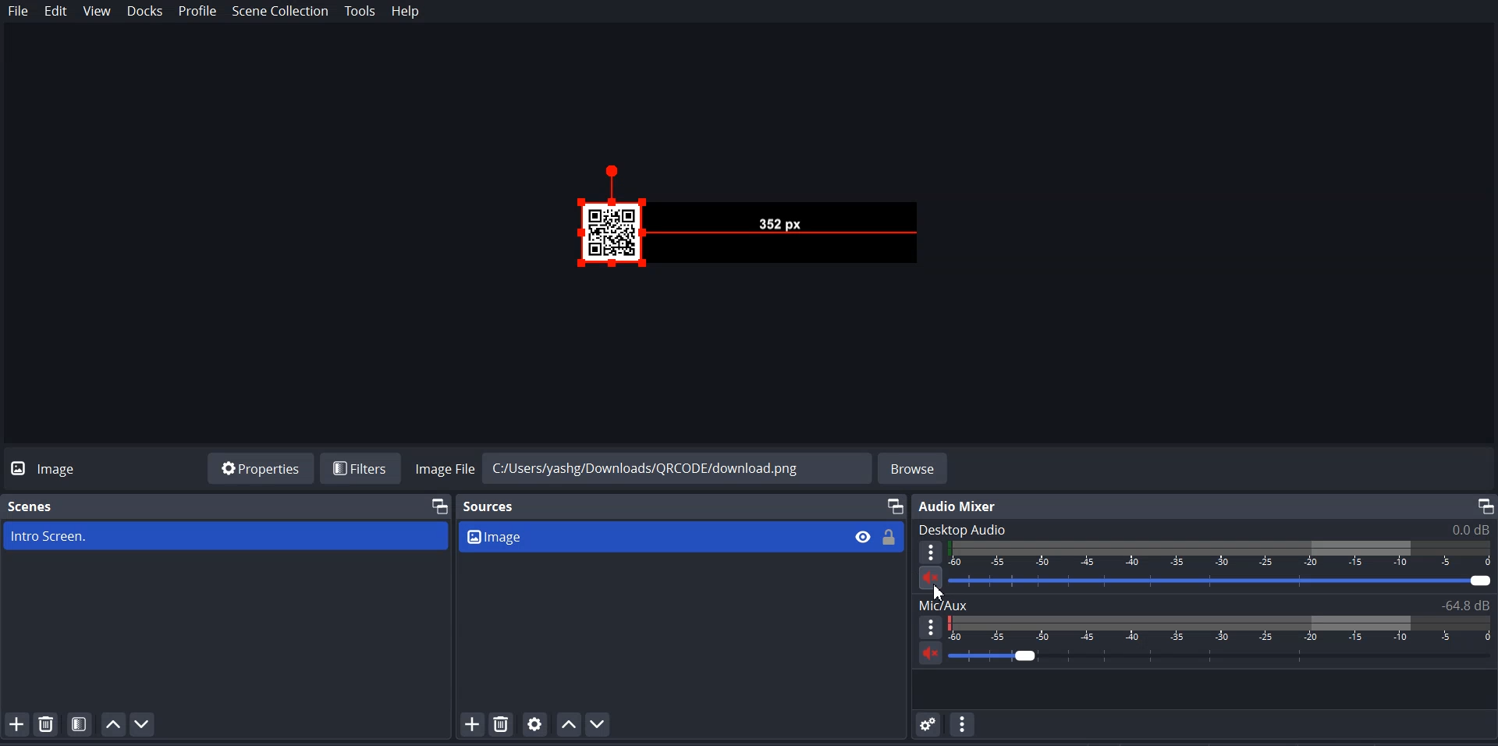 The height and width of the screenshot is (746, 1498). Describe the element at coordinates (1222, 628) in the screenshot. I see `Volume Indicators` at that location.